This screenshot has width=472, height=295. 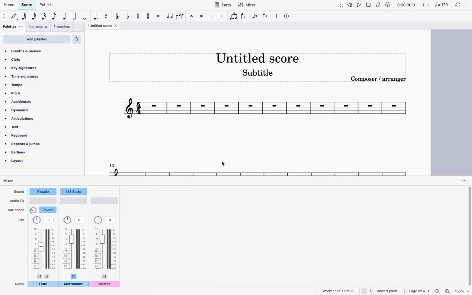 What do you see at coordinates (248, 5) in the screenshot?
I see `mixer` at bounding box center [248, 5].